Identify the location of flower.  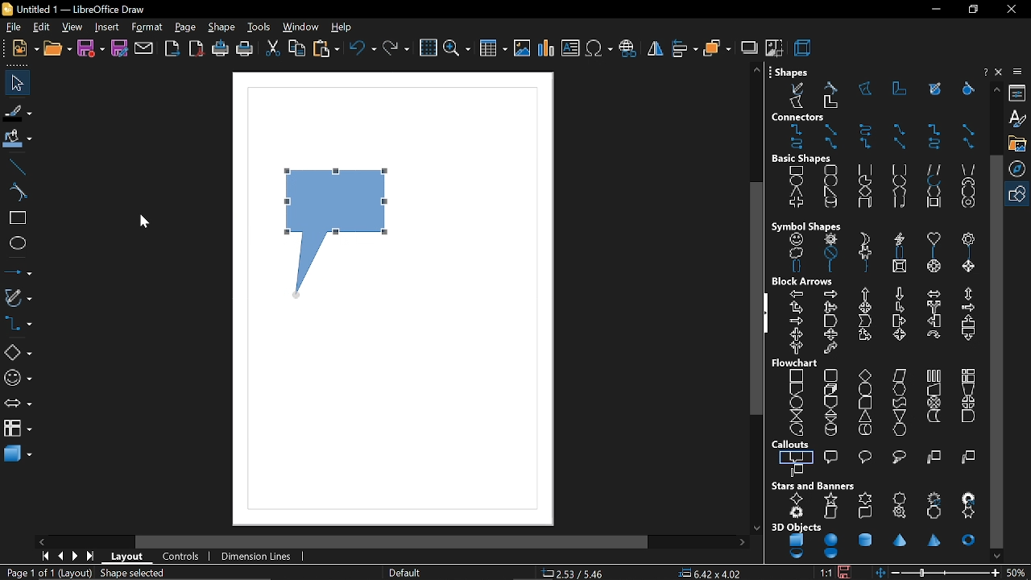
(967, 238).